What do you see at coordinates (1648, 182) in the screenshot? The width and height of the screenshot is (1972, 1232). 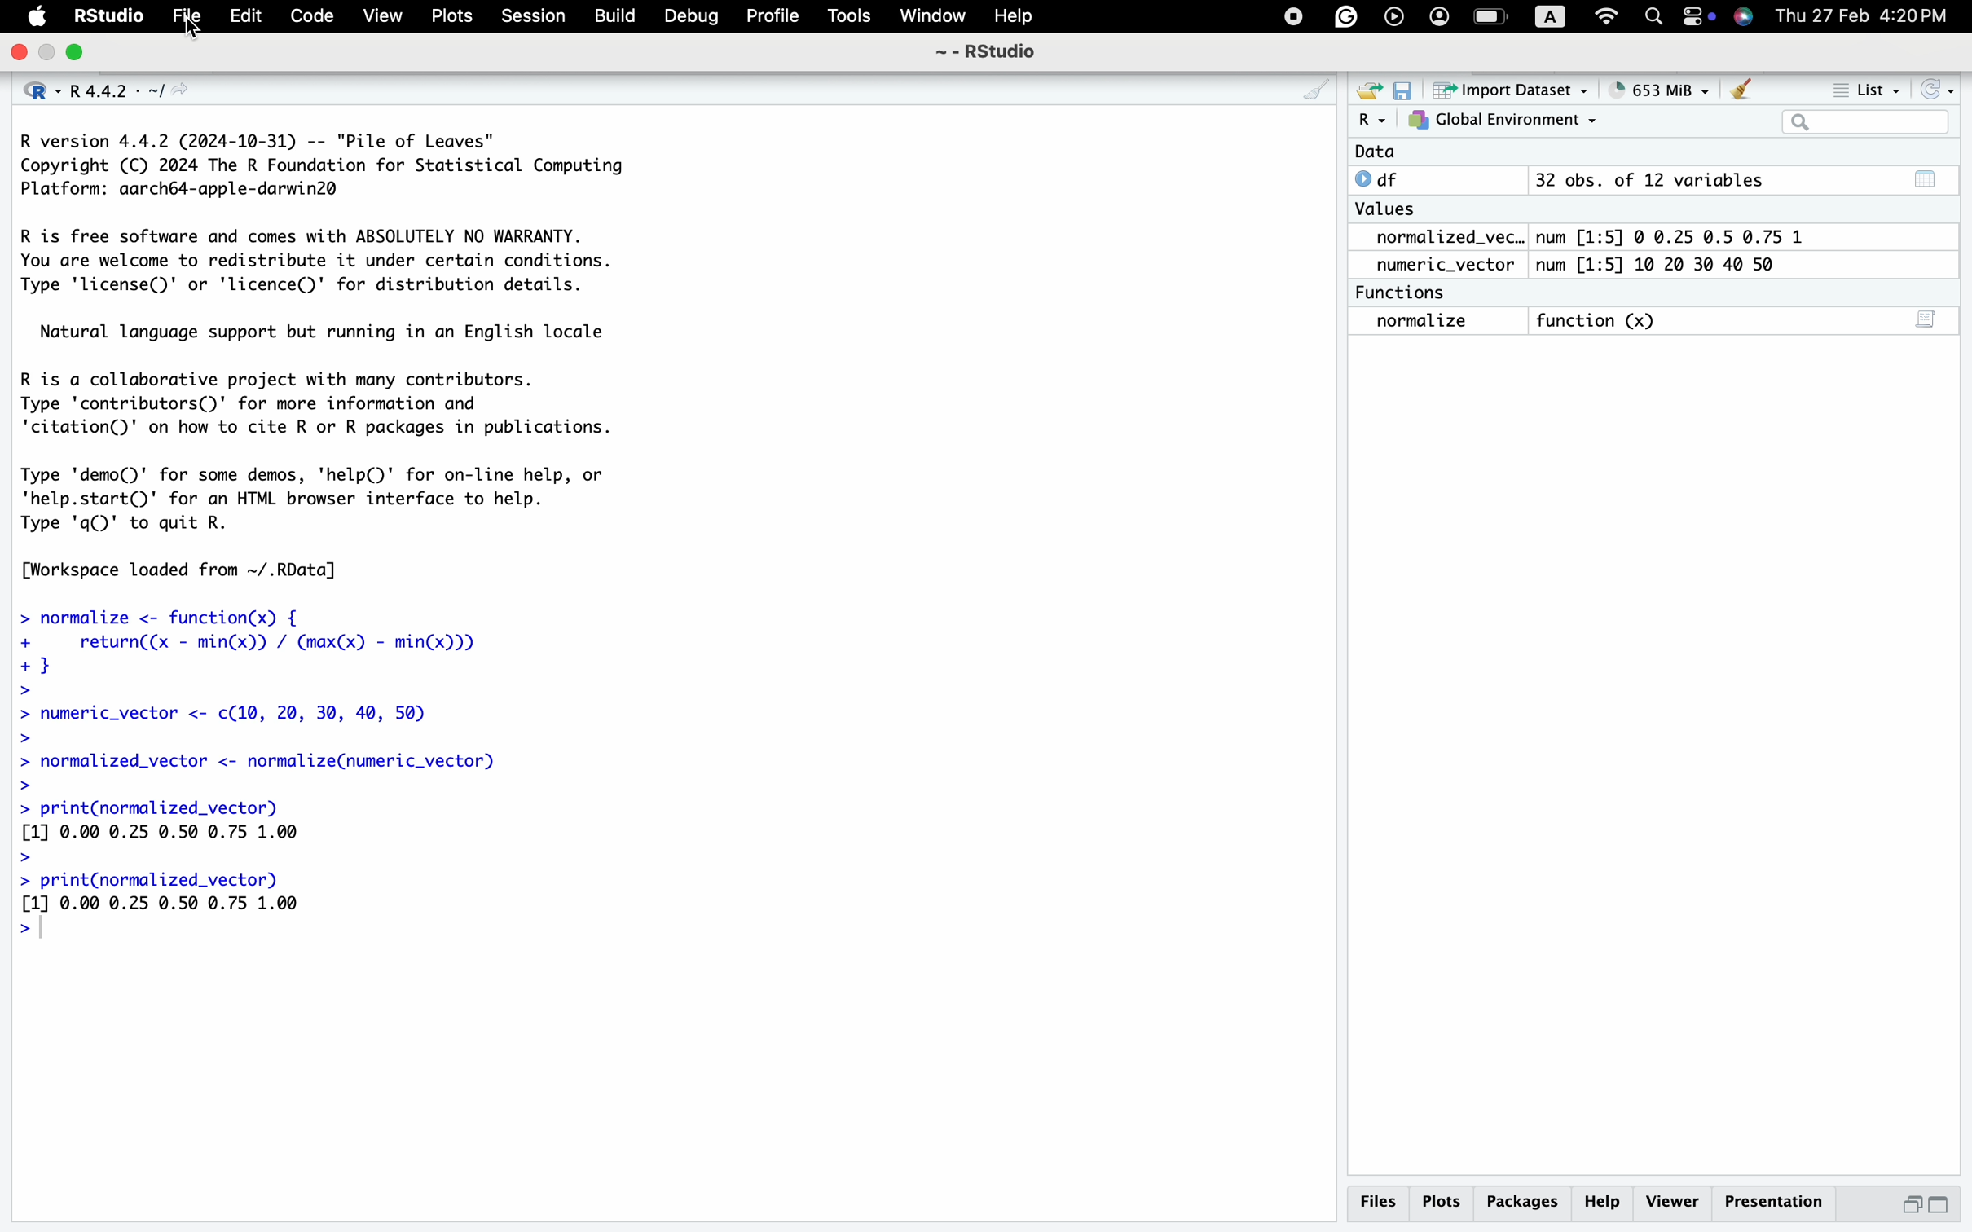 I see `32 obs. of 12 variables` at bounding box center [1648, 182].